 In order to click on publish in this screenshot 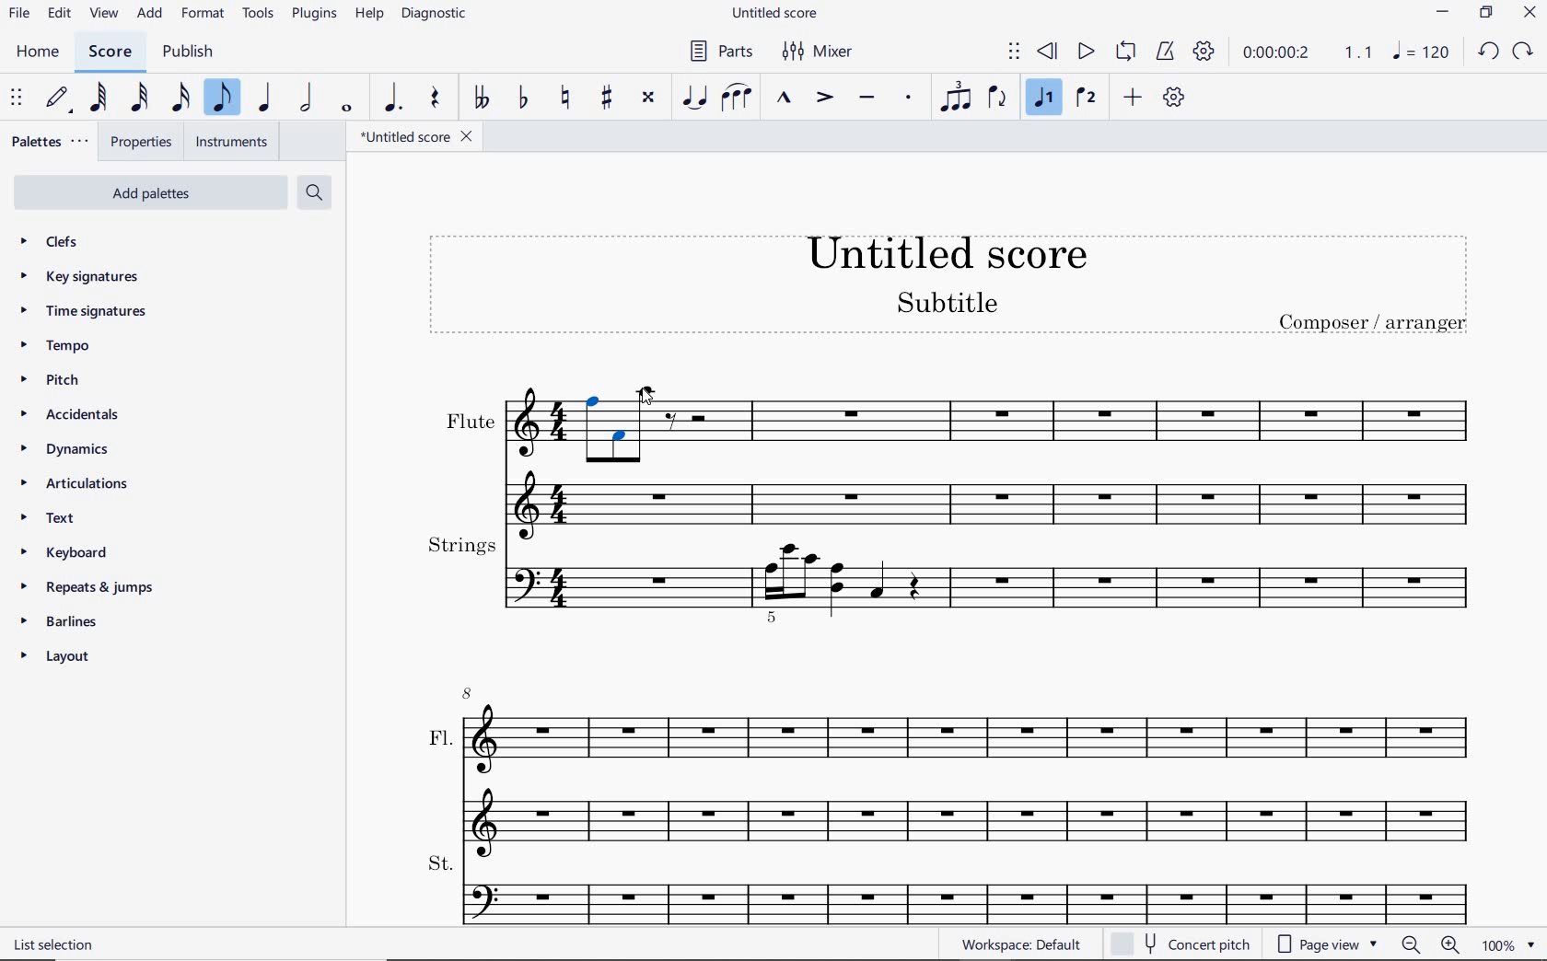, I will do `click(187, 52)`.